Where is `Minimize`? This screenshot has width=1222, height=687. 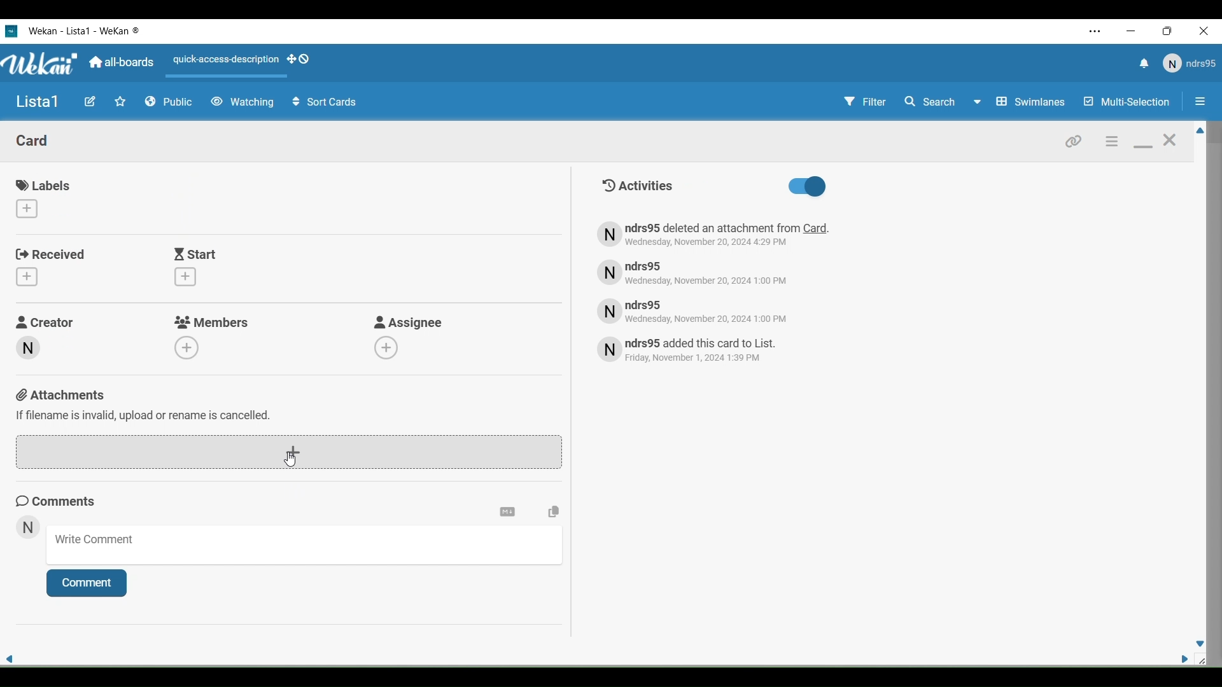
Minimize is located at coordinates (1143, 147).